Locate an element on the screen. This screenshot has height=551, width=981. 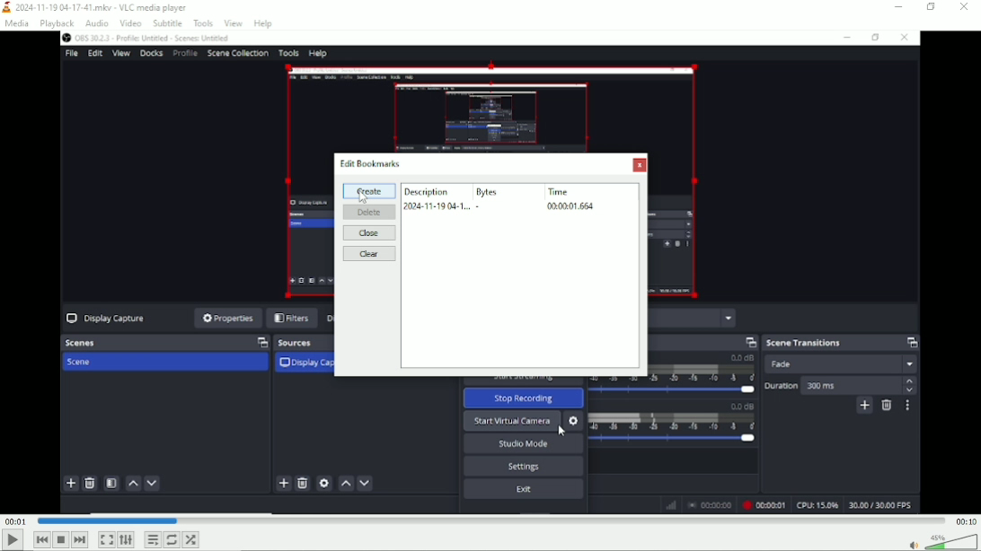
00:10 is located at coordinates (967, 520).